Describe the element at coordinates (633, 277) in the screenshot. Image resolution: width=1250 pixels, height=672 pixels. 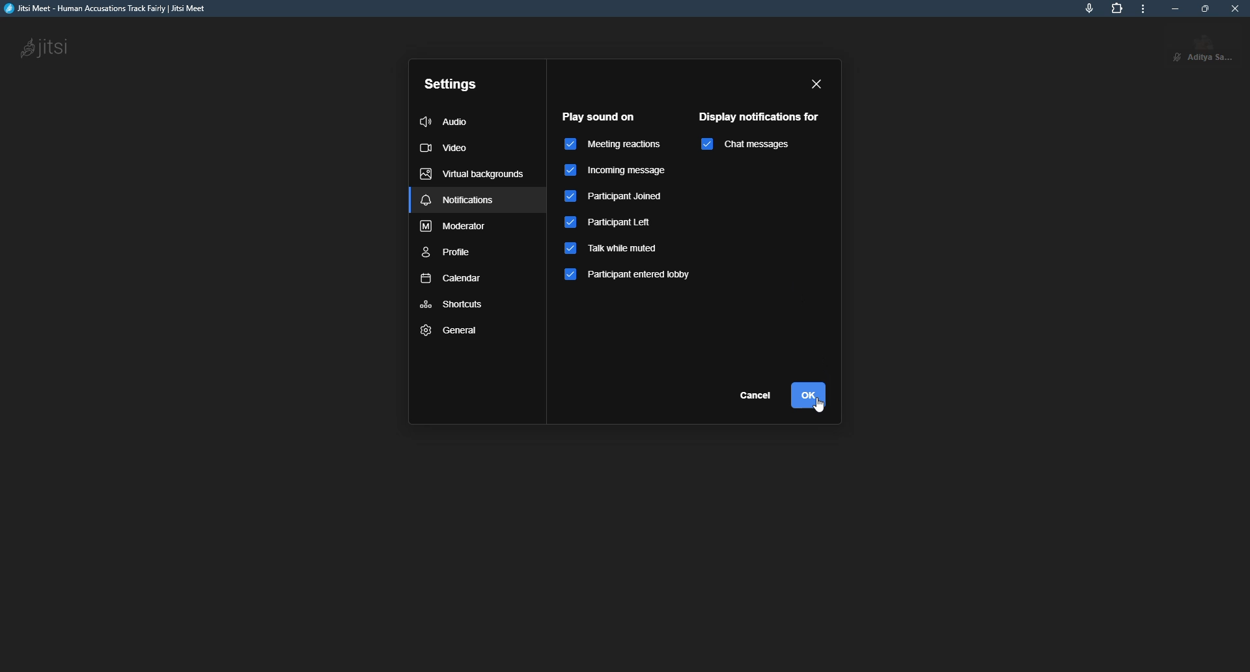
I see `participant entered lobby` at that location.